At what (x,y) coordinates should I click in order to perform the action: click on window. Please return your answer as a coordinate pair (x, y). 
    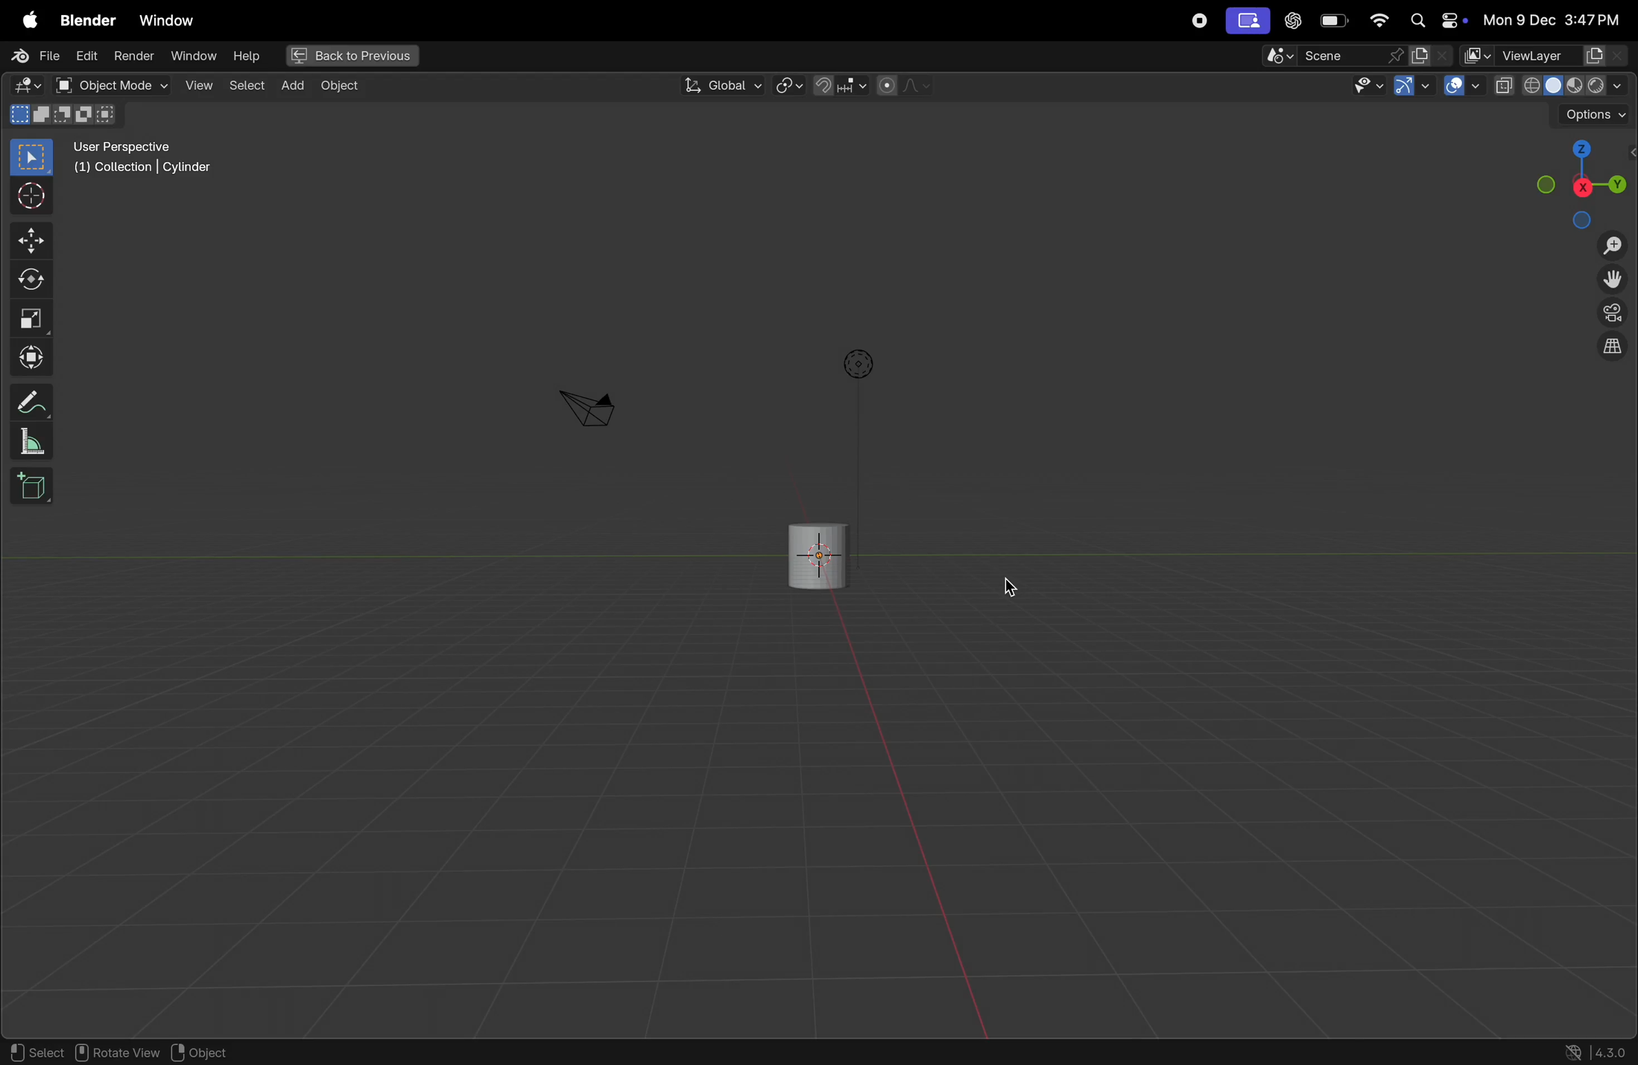
    Looking at the image, I should click on (192, 57).